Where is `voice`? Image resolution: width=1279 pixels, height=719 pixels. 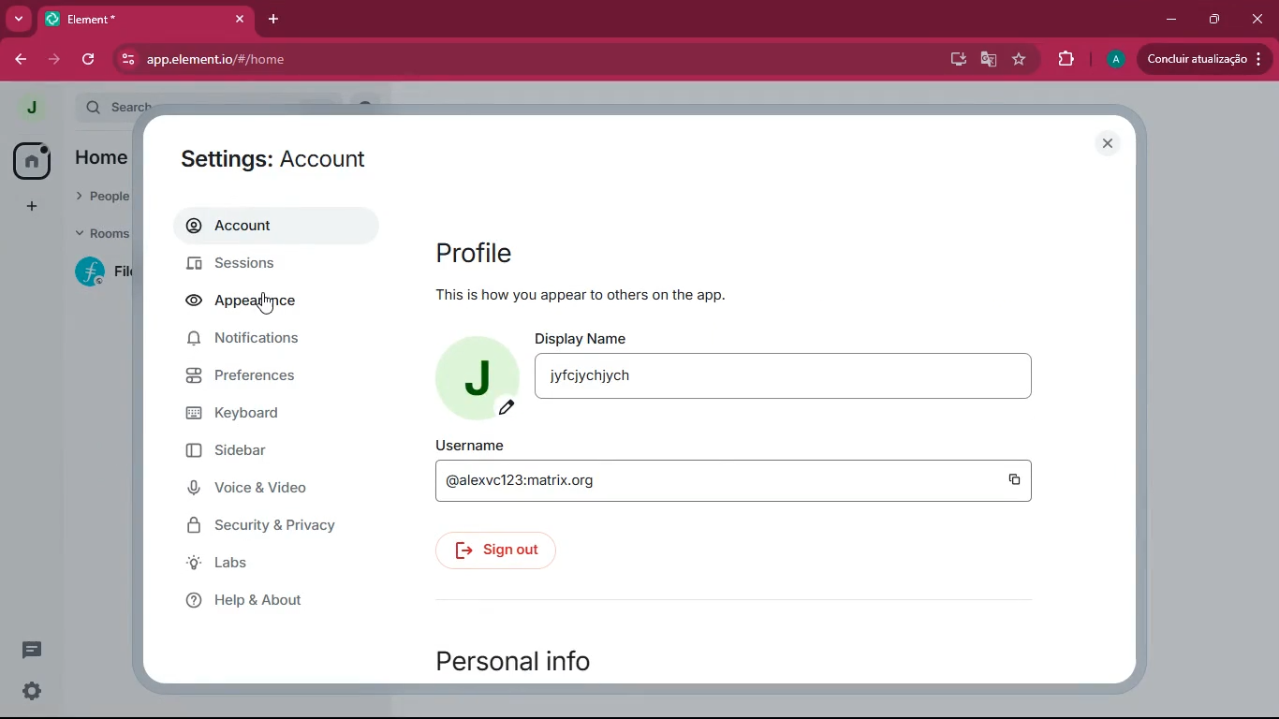
voice is located at coordinates (268, 491).